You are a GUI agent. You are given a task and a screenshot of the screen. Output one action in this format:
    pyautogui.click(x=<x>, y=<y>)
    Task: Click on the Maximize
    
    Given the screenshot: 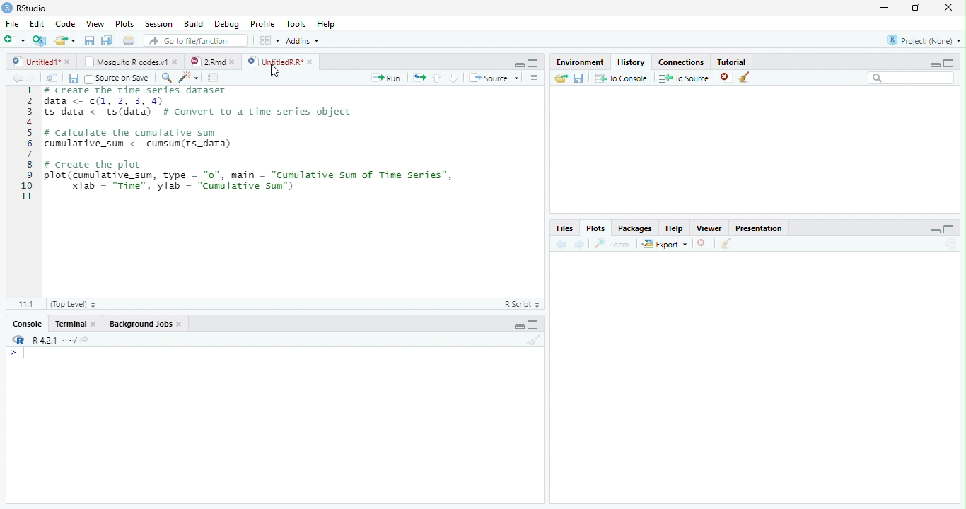 What is the action you would take?
    pyautogui.click(x=949, y=64)
    